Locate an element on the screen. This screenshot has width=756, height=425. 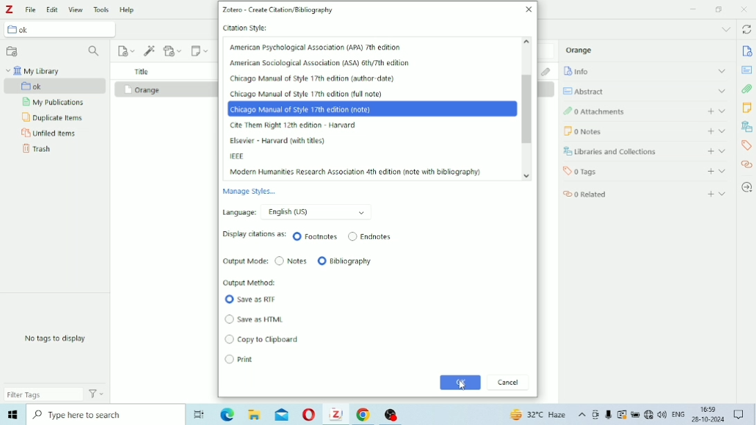
Display citations as: is located at coordinates (255, 235).